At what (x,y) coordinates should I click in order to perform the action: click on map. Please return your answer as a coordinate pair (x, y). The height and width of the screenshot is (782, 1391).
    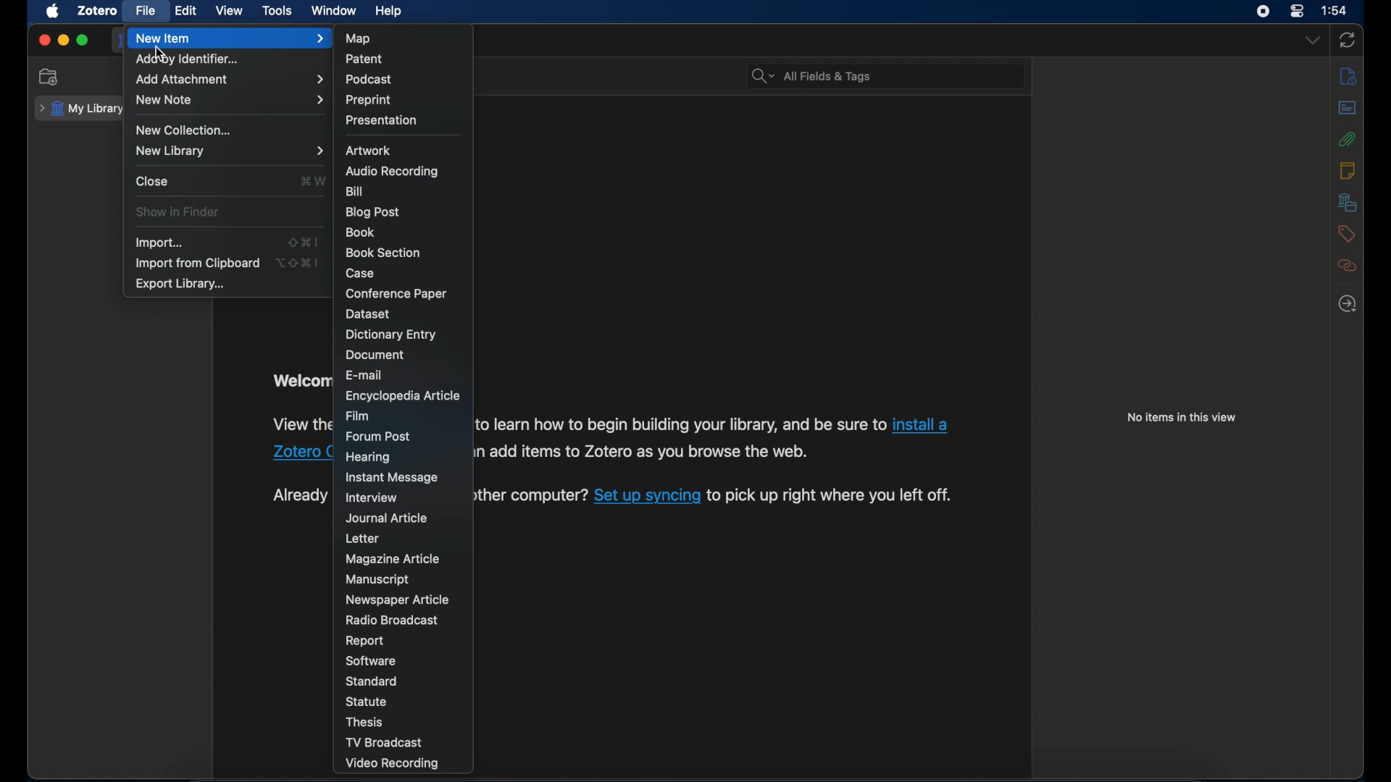
    Looking at the image, I should click on (359, 38).